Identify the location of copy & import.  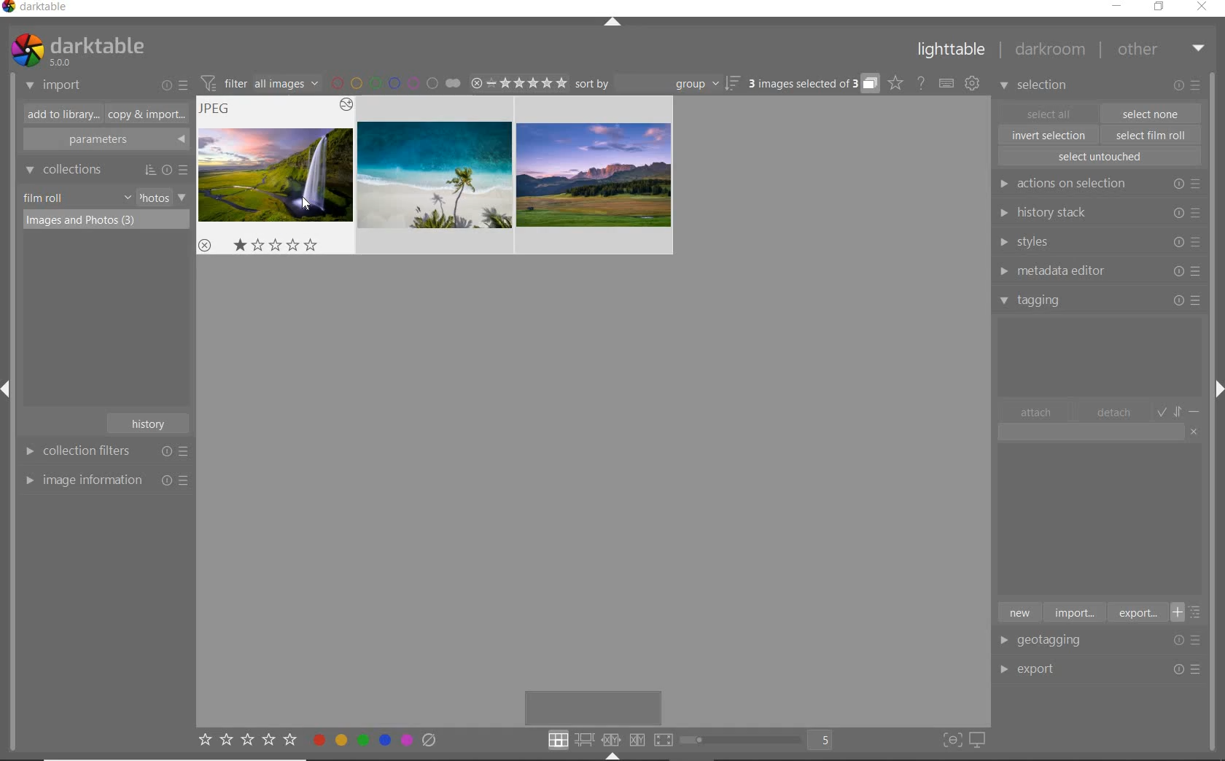
(144, 115).